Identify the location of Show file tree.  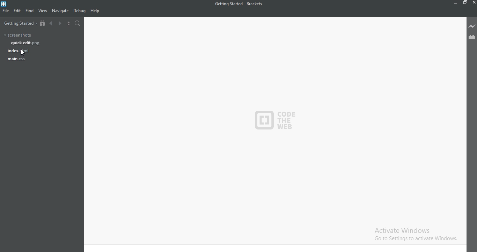
(43, 24).